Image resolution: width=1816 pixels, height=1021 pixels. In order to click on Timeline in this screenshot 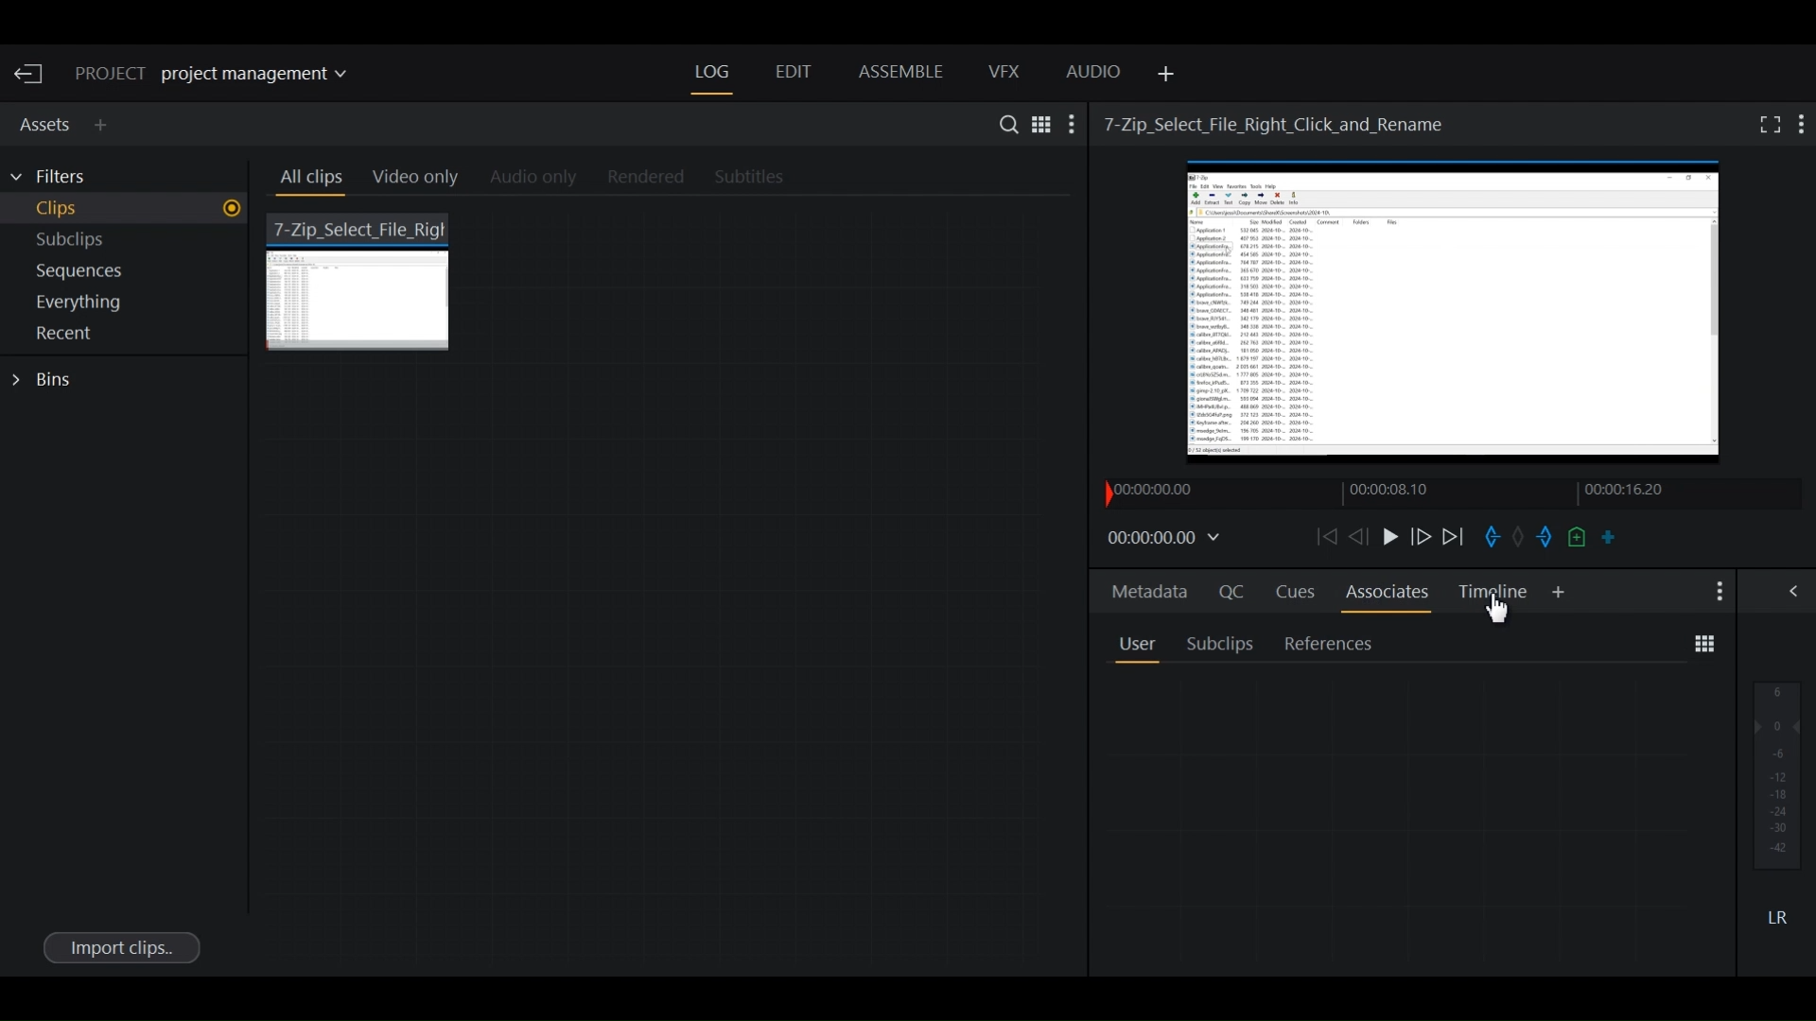, I will do `click(1410, 493)`.